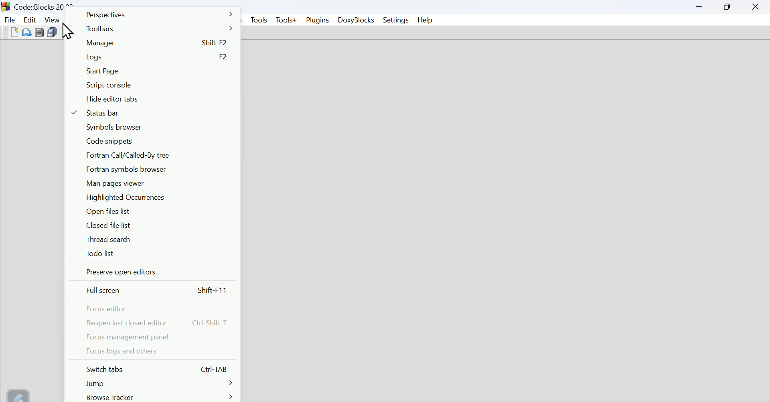  Describe the element at coordinates (160, 14) in the screenshot. I see `Perspectives` at that location.